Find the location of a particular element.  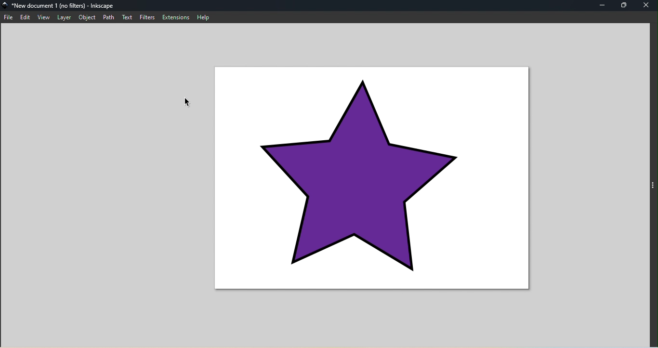

Edit is located at coordinates (24, 16).